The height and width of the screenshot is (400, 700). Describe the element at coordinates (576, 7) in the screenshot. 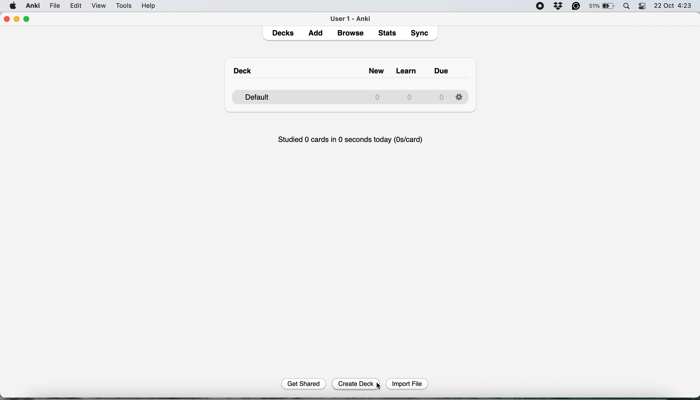

I see `grammarly` at that location.